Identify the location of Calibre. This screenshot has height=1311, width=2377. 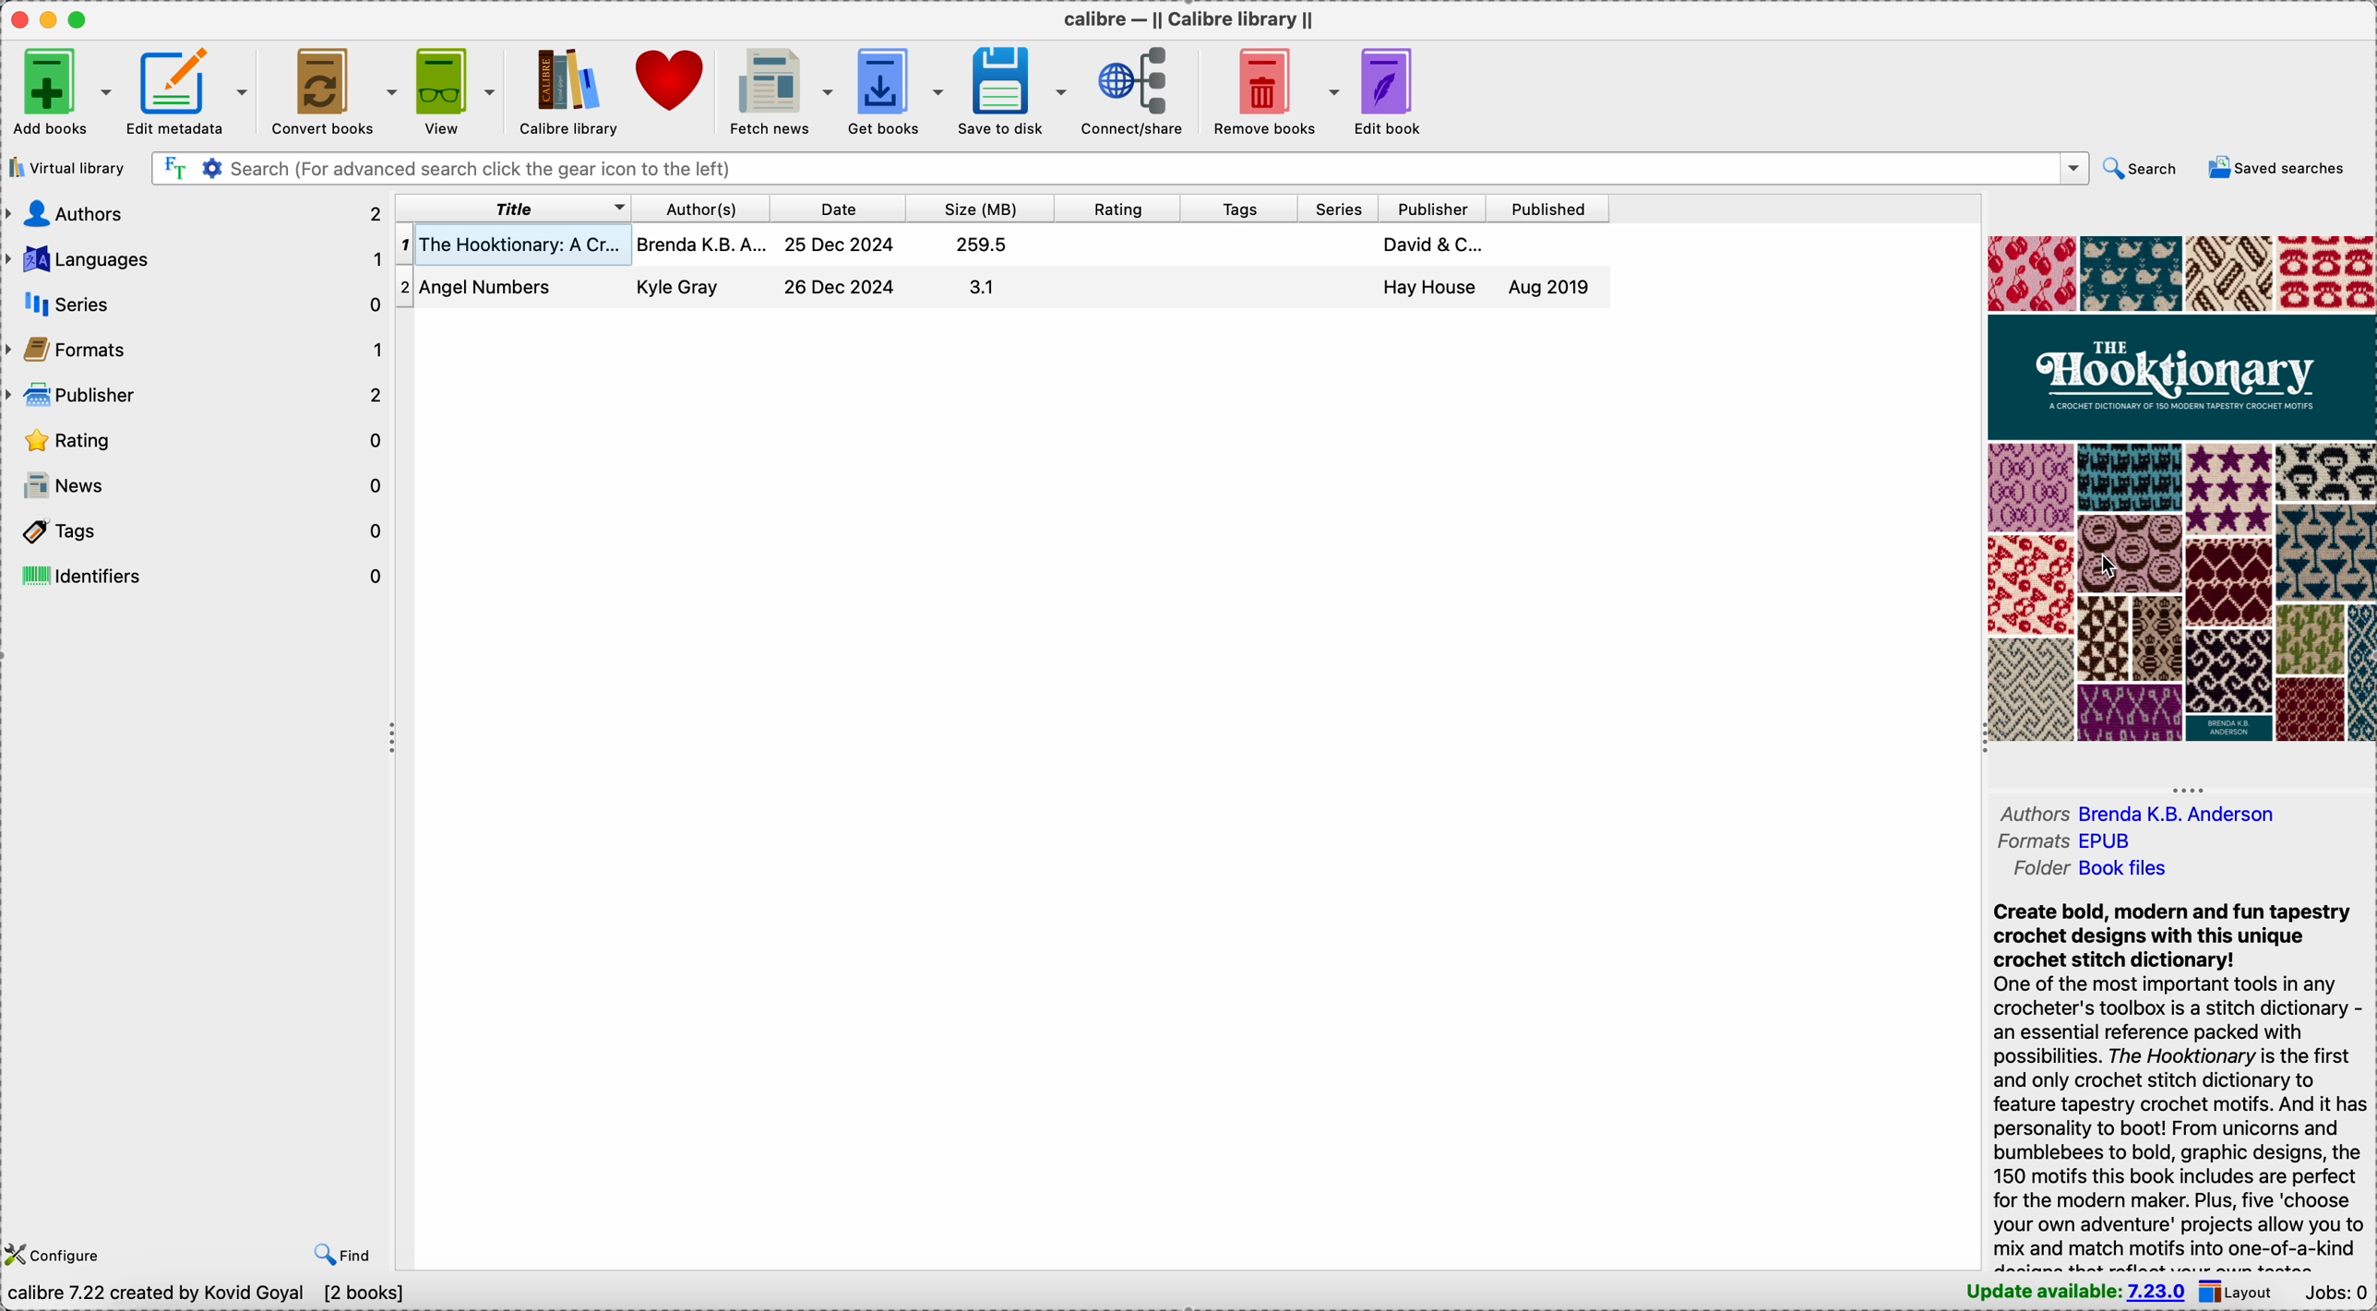
(1190, 19).